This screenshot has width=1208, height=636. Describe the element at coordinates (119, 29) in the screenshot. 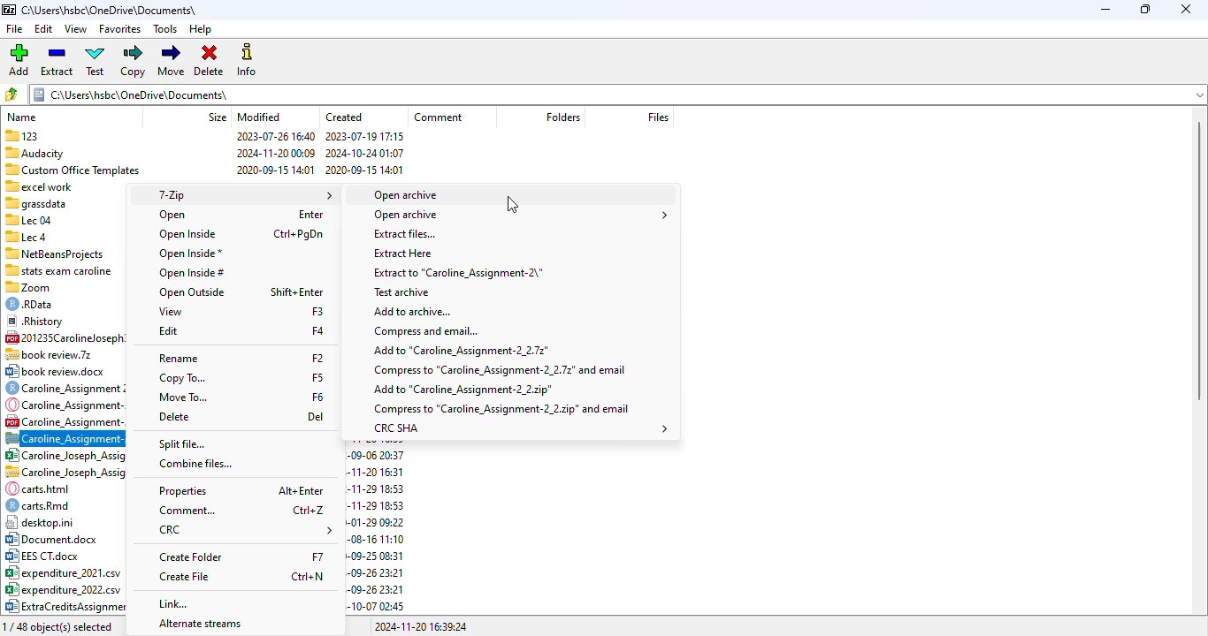

I see `favorites` at that location.